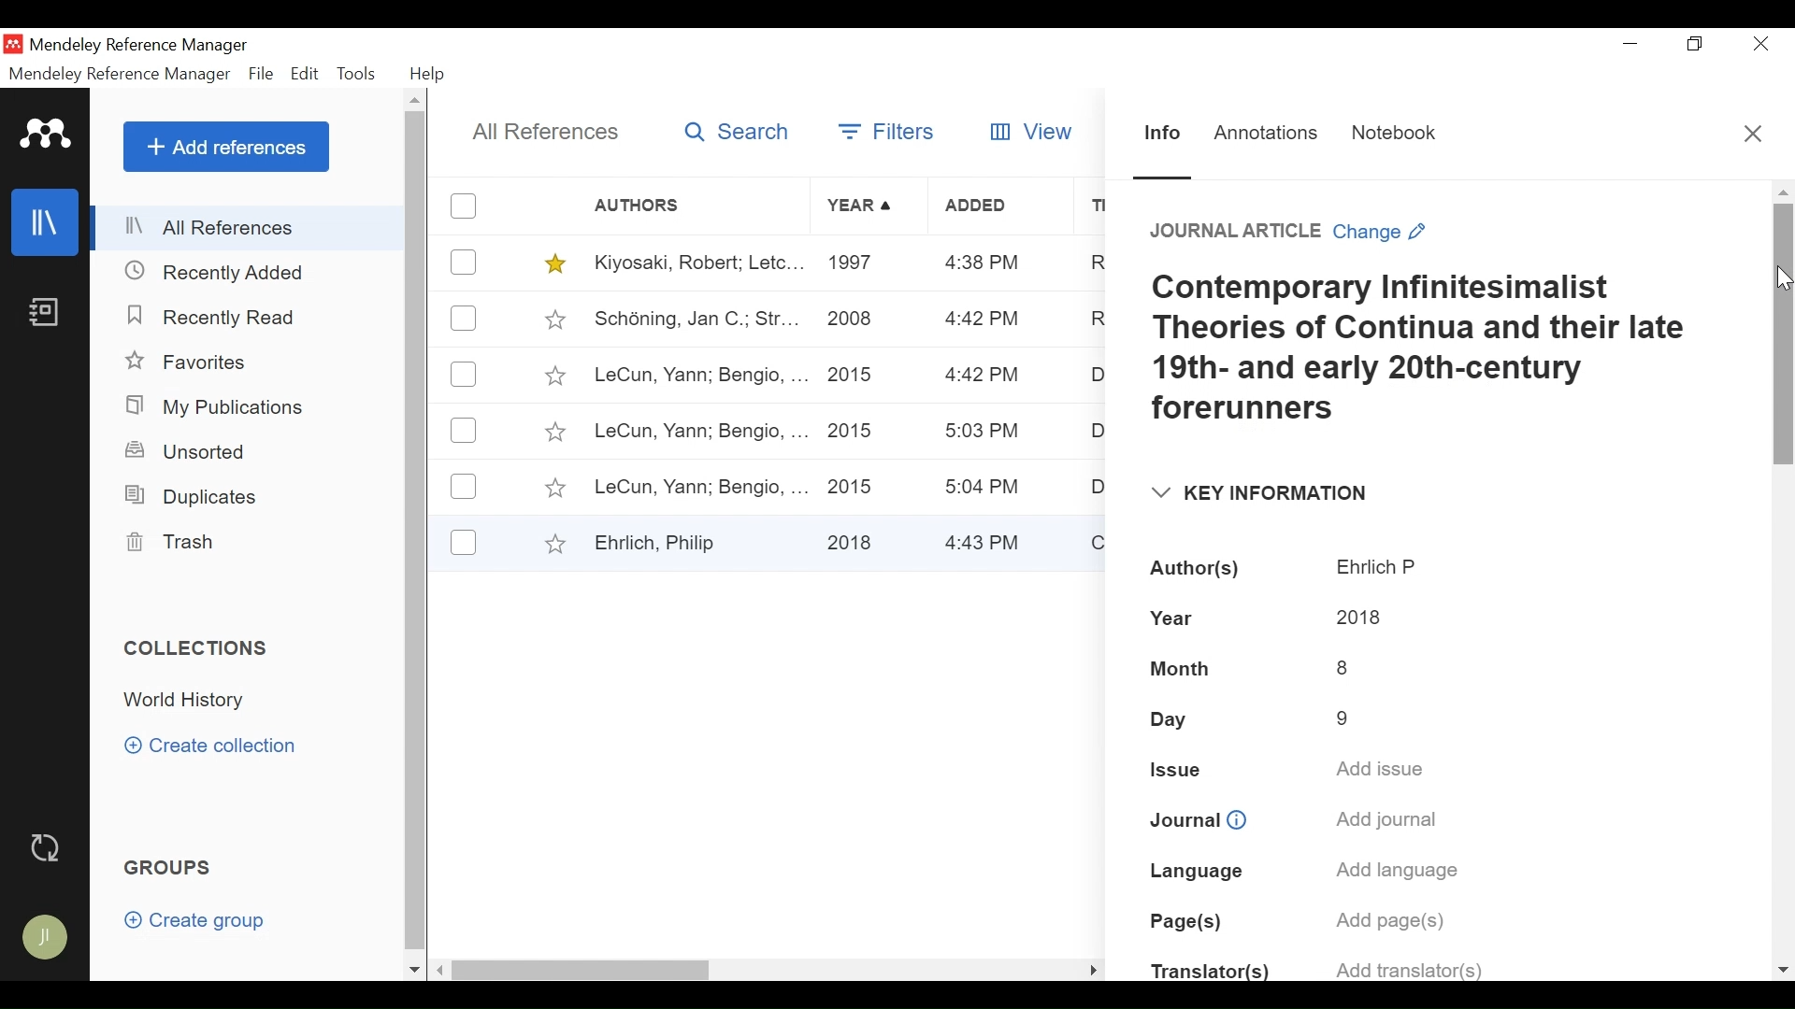  What do you see at coordinates (139, 47) in the screenshot?
I see `Mendeley Reference Manager` at bounding box center [139, 47].